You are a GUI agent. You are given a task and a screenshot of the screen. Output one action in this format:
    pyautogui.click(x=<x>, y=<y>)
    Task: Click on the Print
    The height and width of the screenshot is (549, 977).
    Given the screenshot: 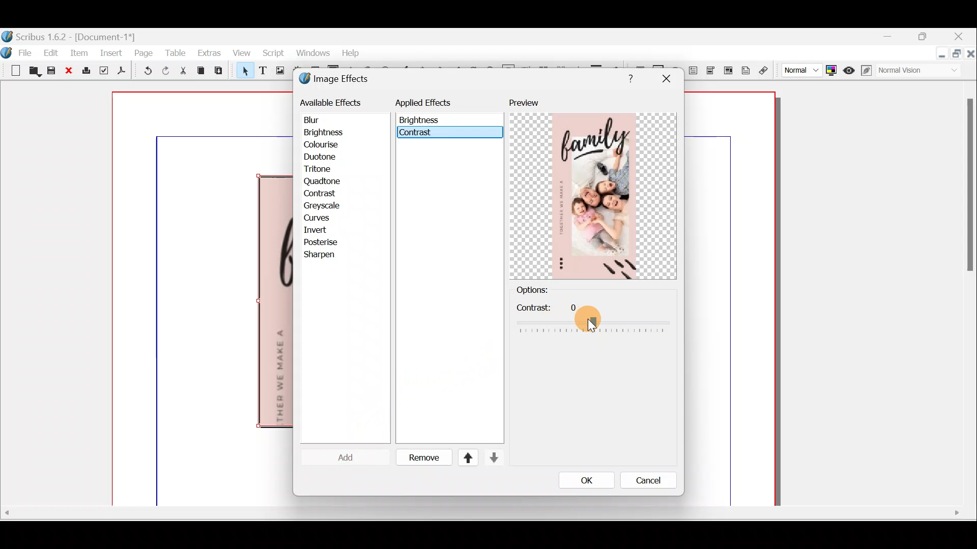 What is the action you would take?
    pyautogui.click(x=85, y=71)
    